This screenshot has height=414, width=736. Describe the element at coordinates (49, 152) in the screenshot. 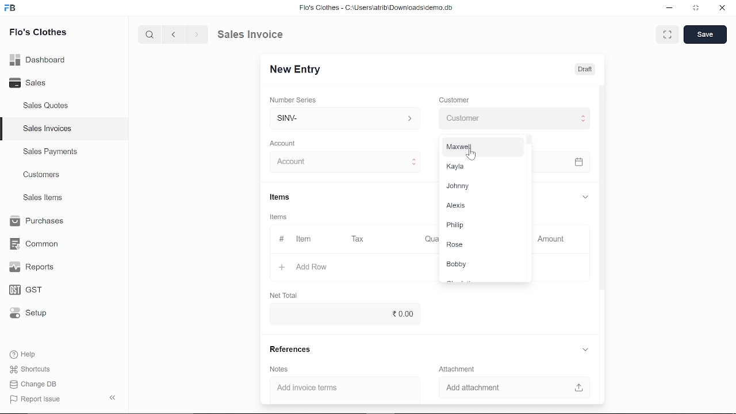

I see `Sales Payments.` at that location.